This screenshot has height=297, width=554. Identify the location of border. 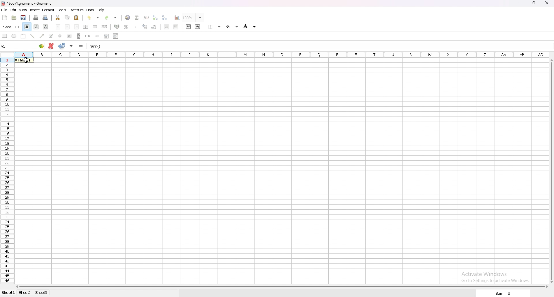
(215, 27).